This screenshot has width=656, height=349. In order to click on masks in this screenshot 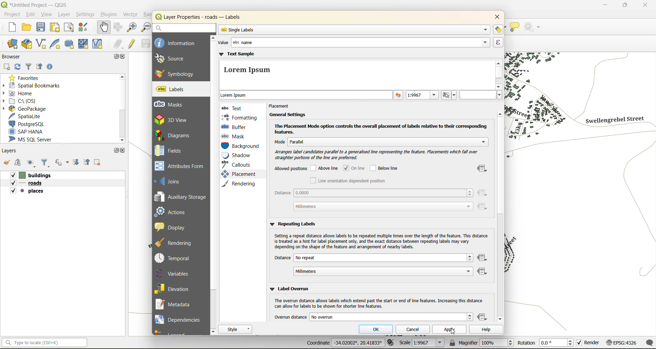, I will do `click(172, 104)`.